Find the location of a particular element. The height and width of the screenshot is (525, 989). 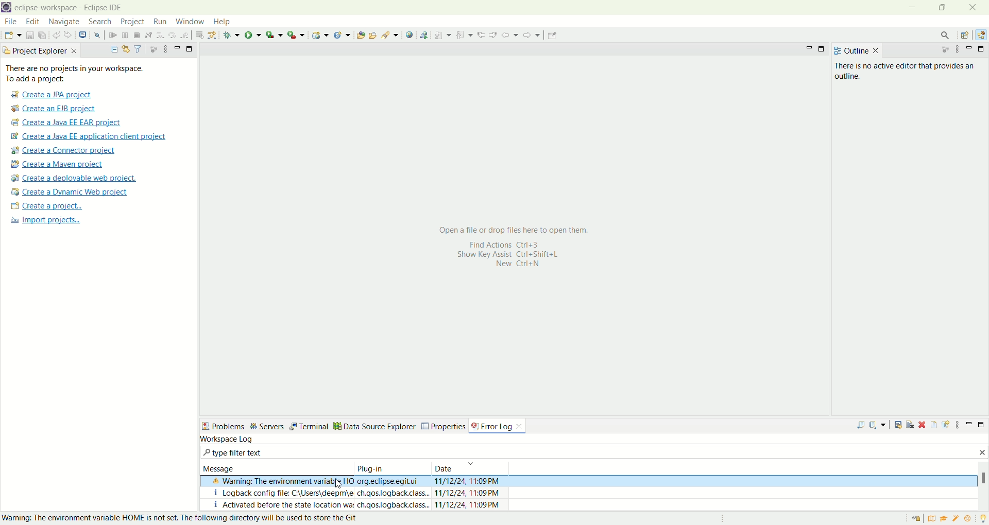

what's new is located at coordinates (968, 519).